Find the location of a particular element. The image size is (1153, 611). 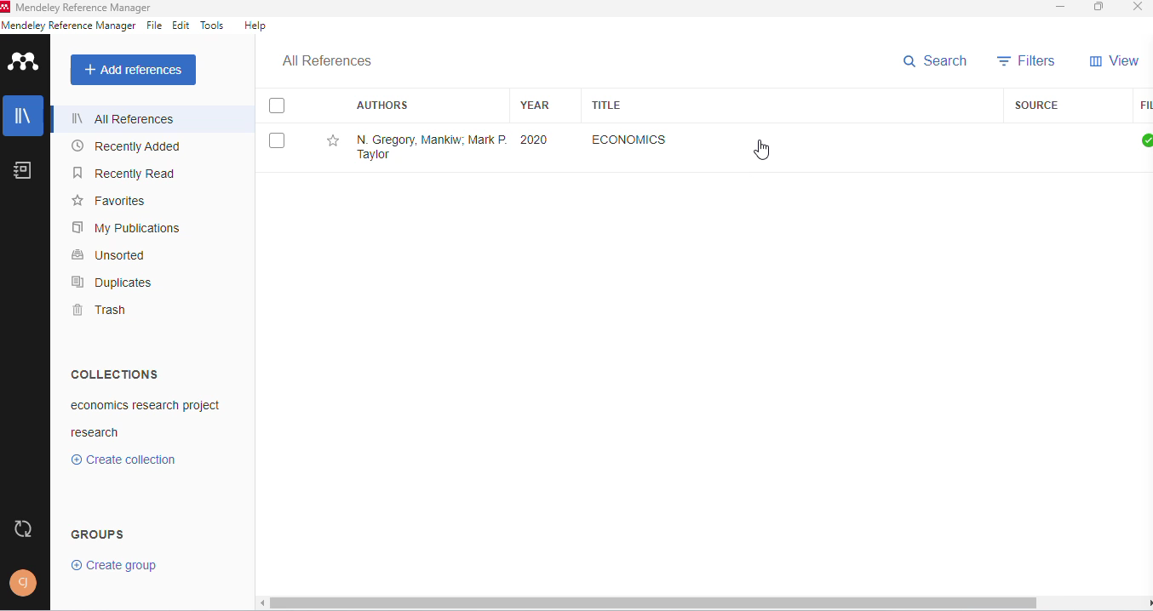

source is located at coordinates (1036, 105).